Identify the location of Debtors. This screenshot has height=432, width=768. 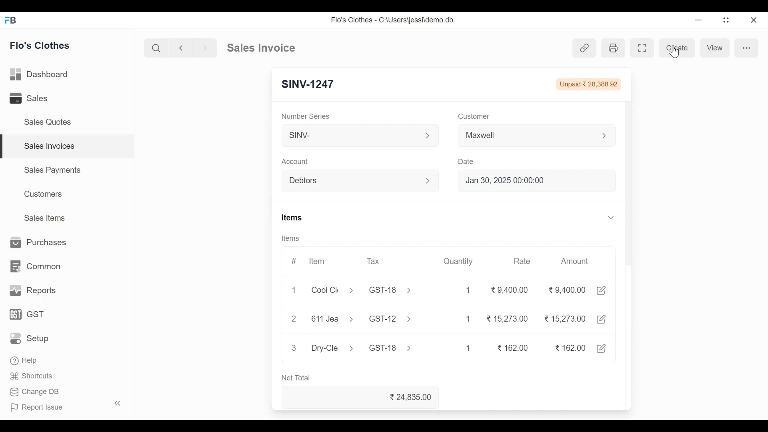
(354, 182).